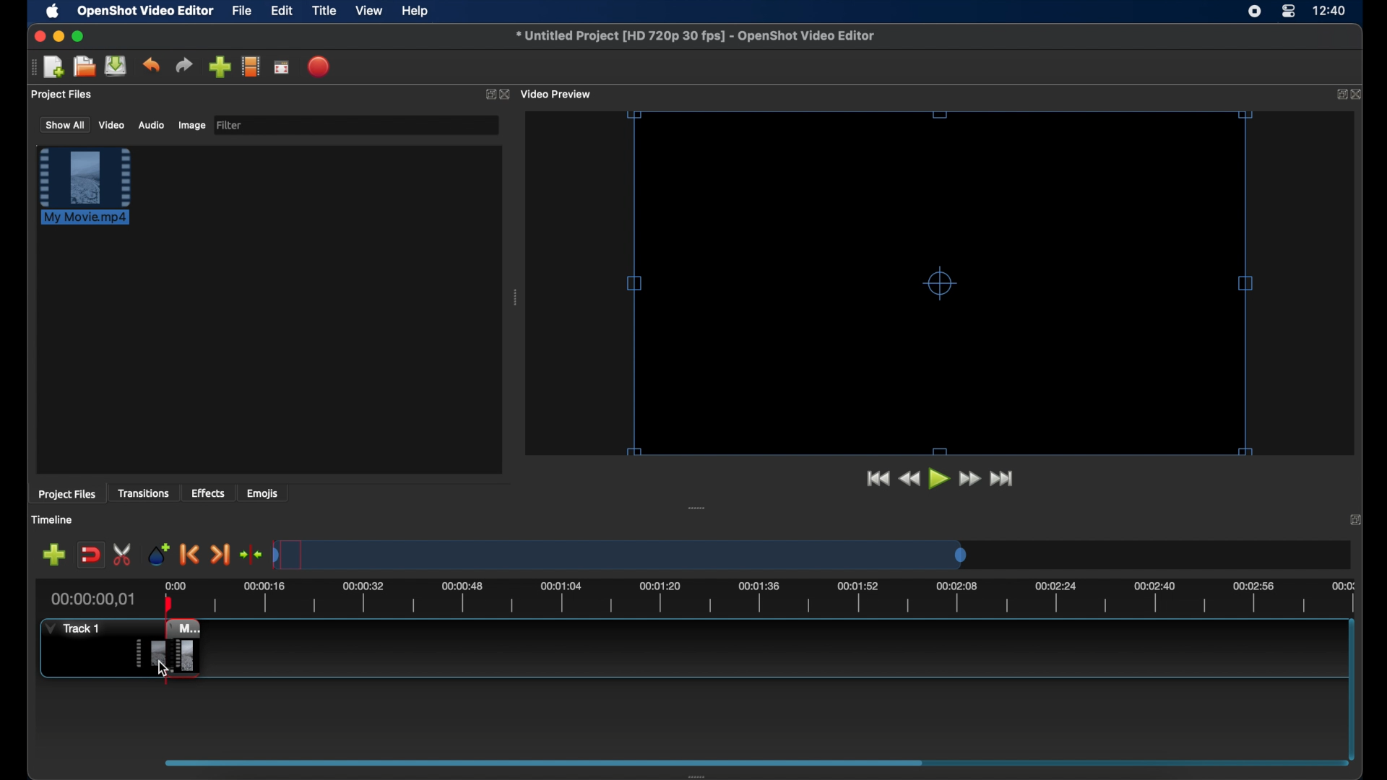  Describe the element at coordinates (777, 599) in the screenshot. I see `timeline scale` at that location.